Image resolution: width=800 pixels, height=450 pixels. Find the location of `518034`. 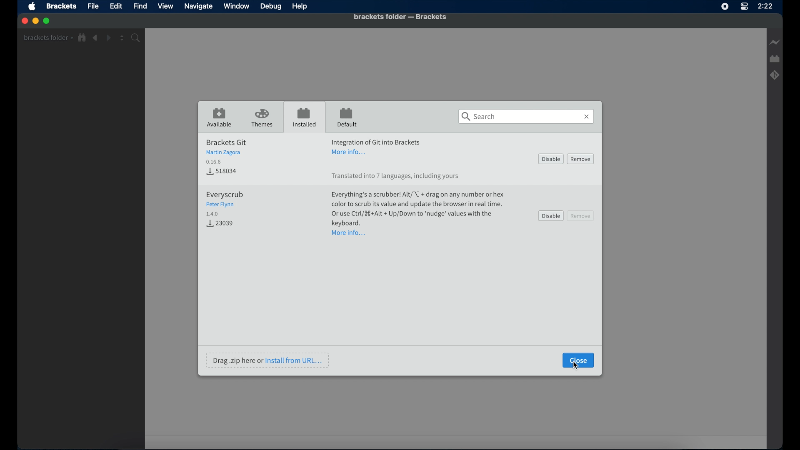

518034 is located at coordinates (222, 170).